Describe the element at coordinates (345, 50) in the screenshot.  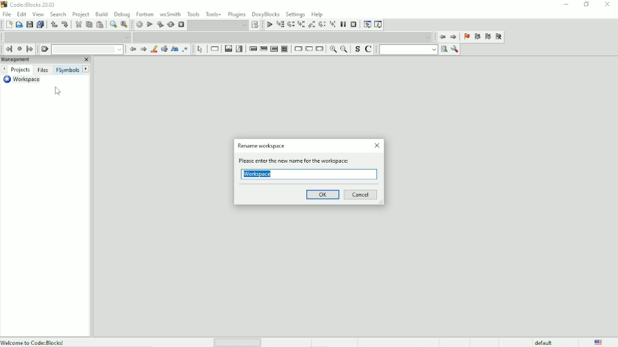
I see `Zoom out` at that location.